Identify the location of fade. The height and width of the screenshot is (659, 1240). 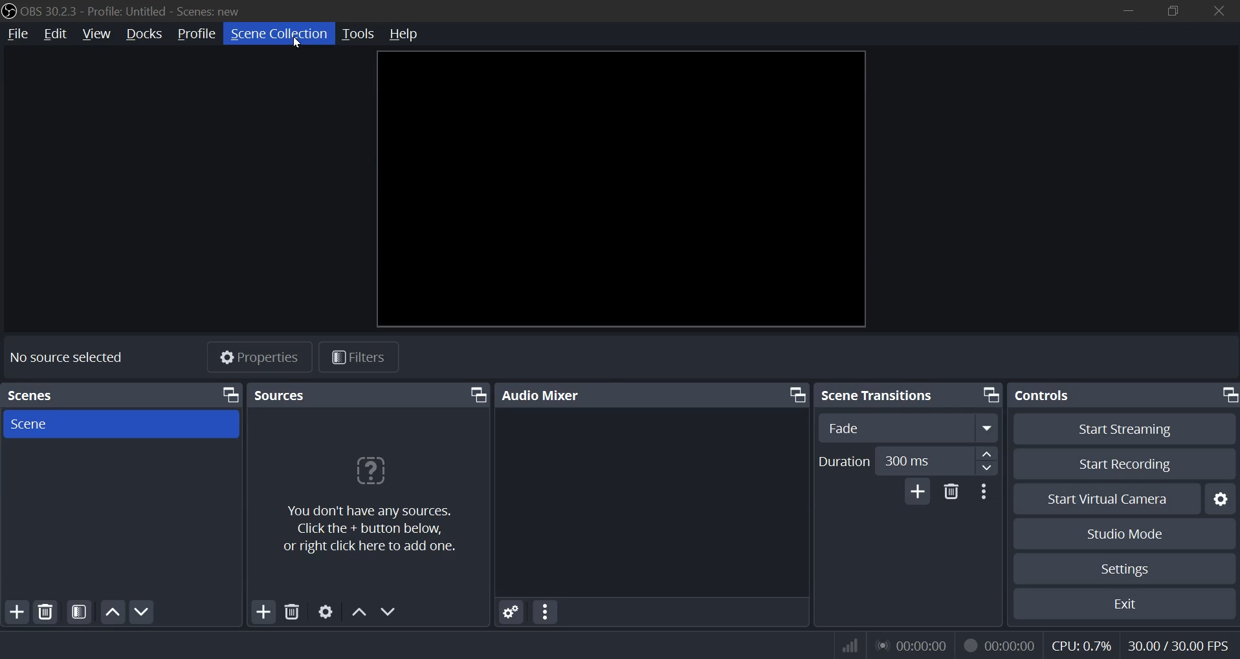
(843, 428).